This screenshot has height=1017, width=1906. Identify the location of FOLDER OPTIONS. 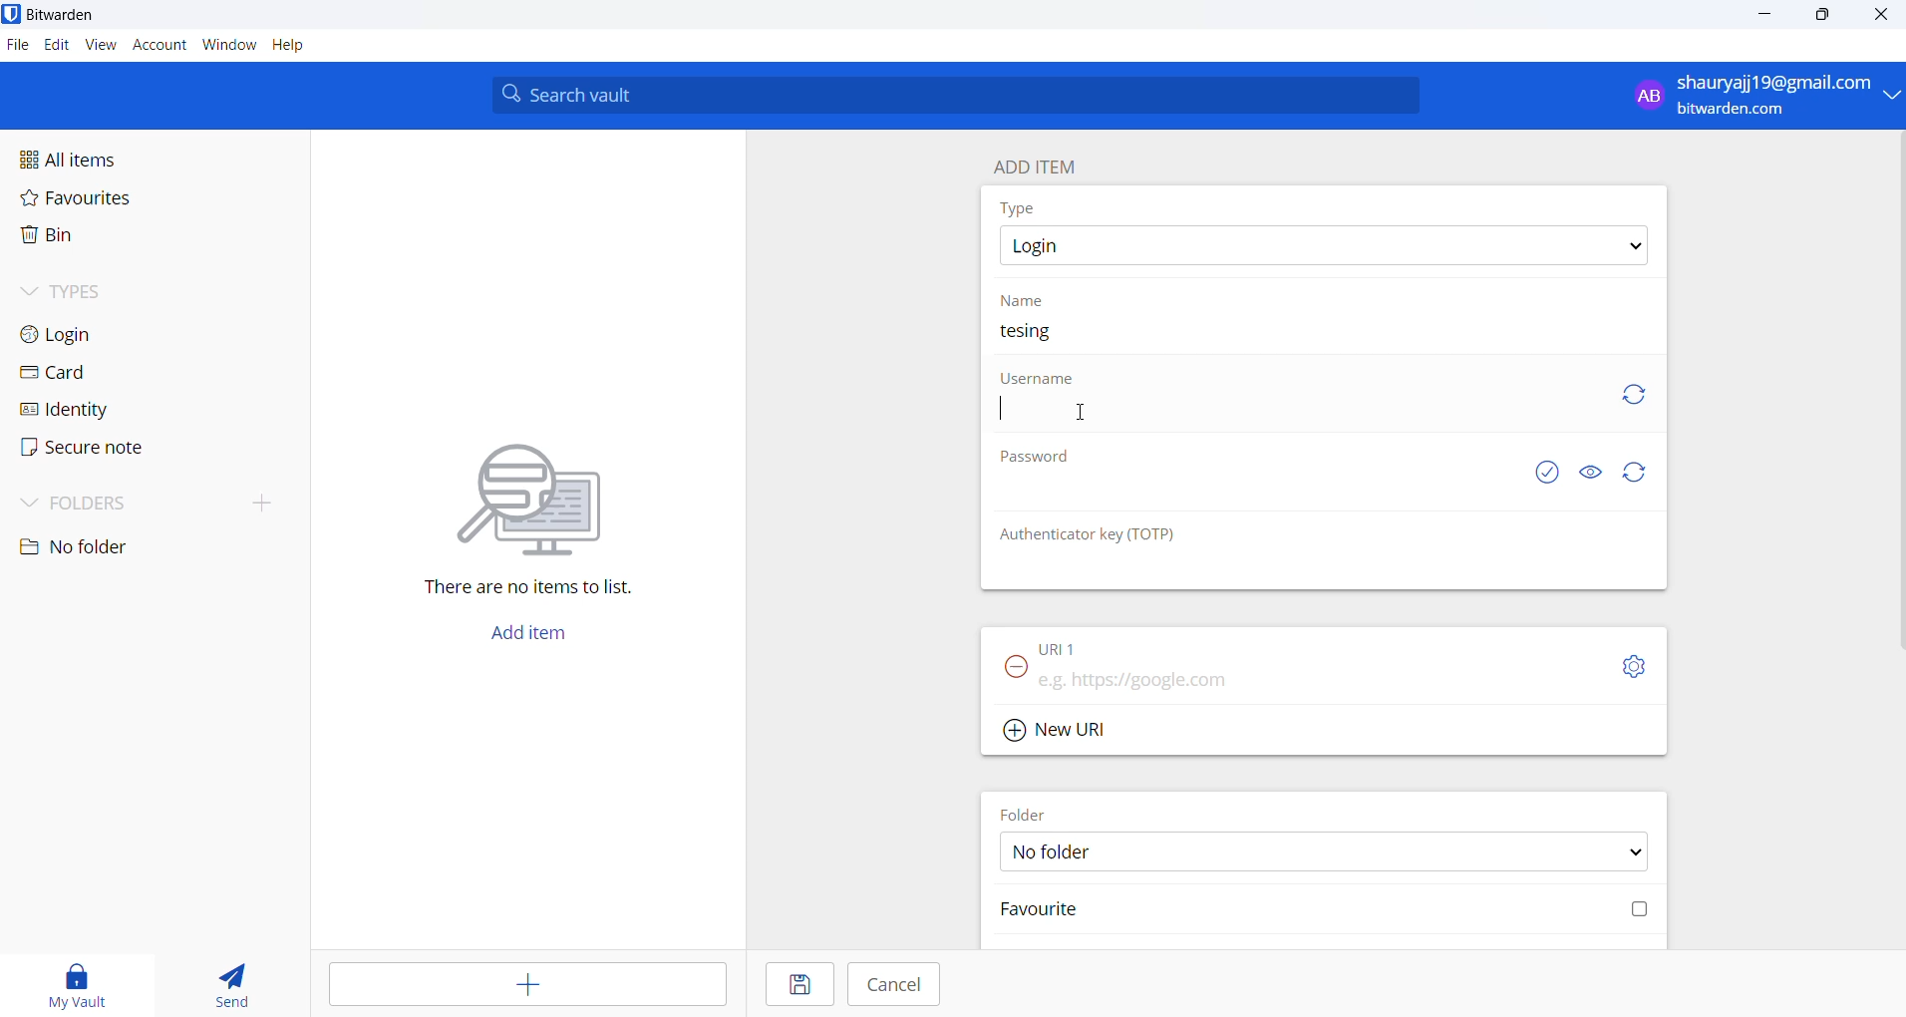
(1333, 850).